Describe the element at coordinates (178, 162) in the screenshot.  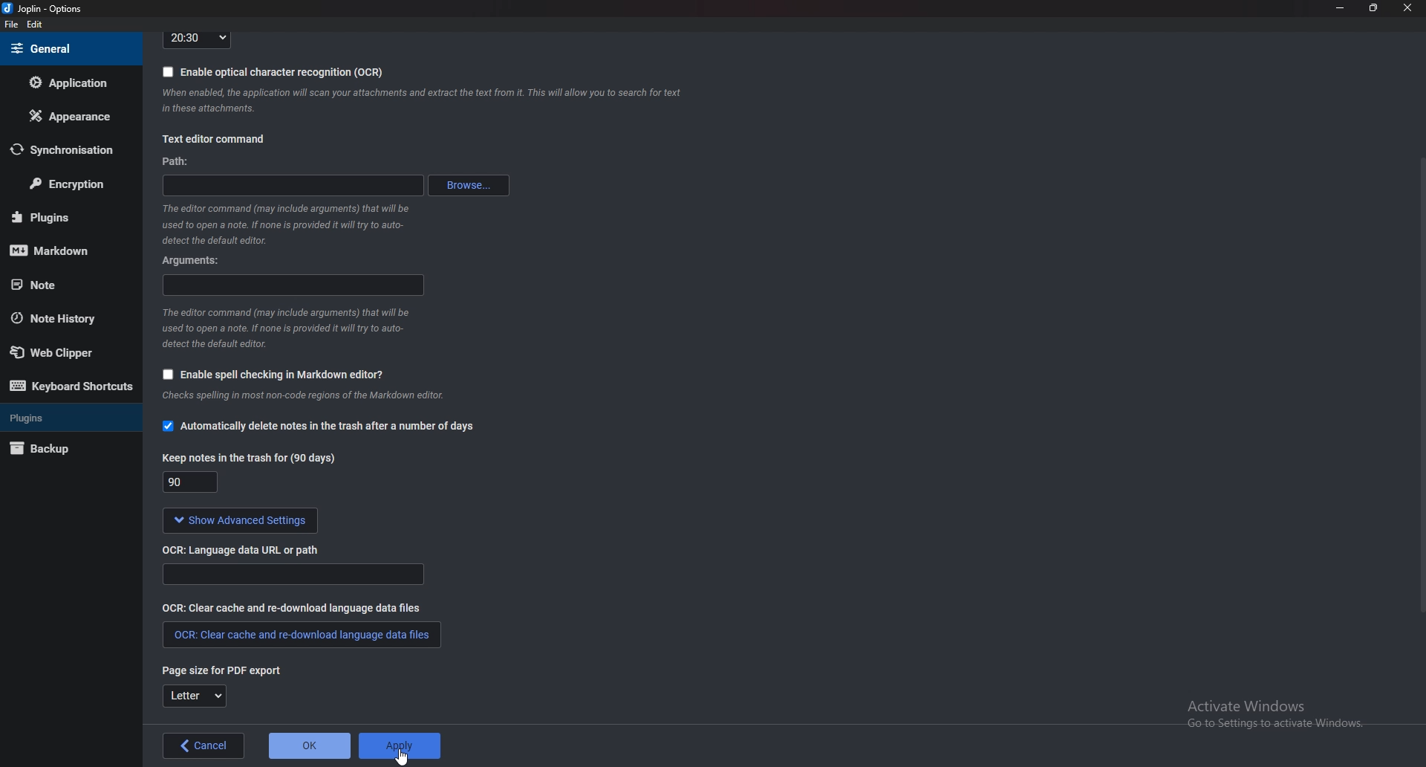
I see `path` at that location.